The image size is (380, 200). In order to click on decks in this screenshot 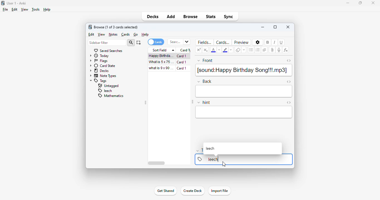, I will do `click(99, 71)`.